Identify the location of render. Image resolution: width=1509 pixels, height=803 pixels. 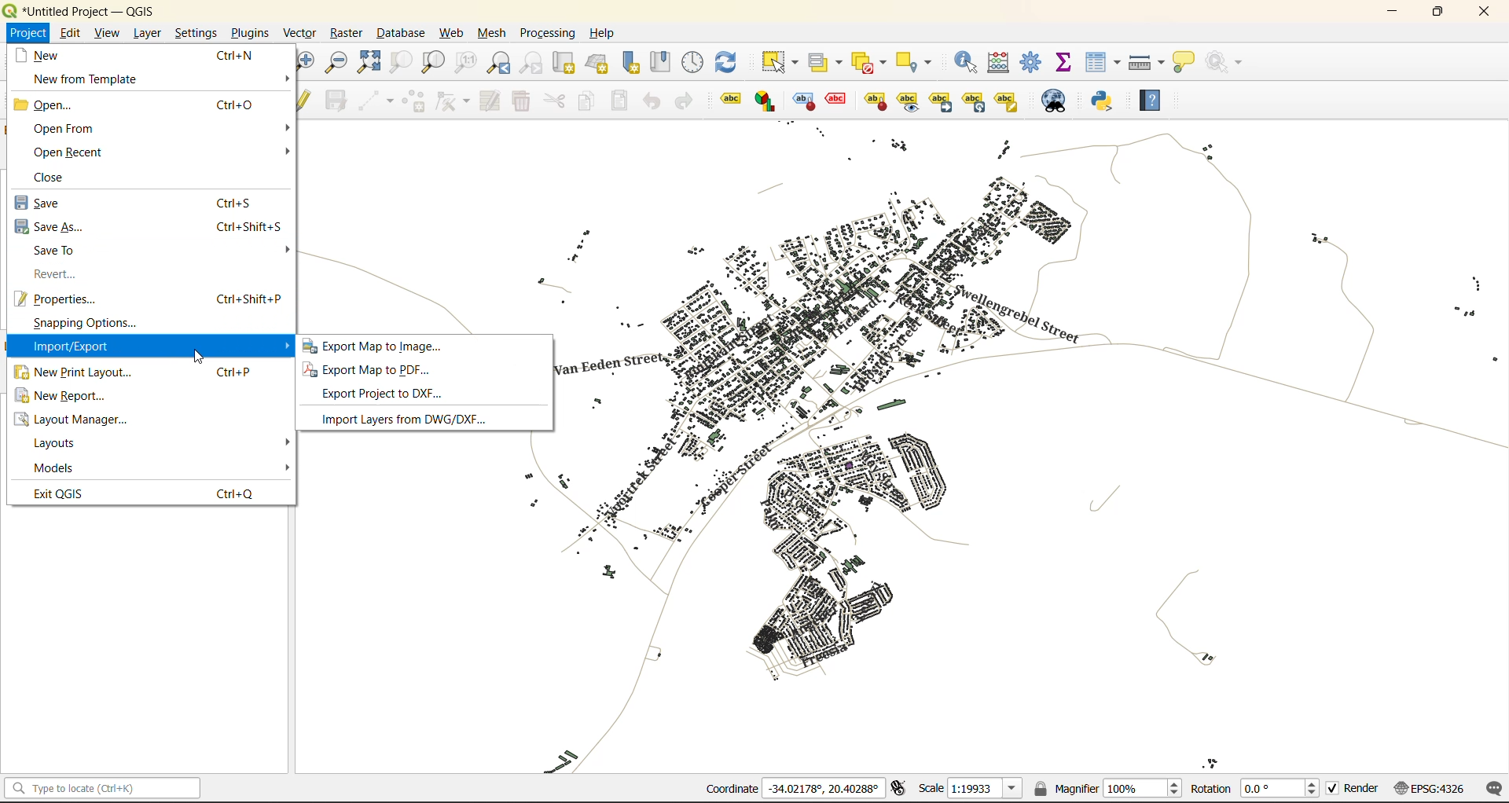
(1349, 791).